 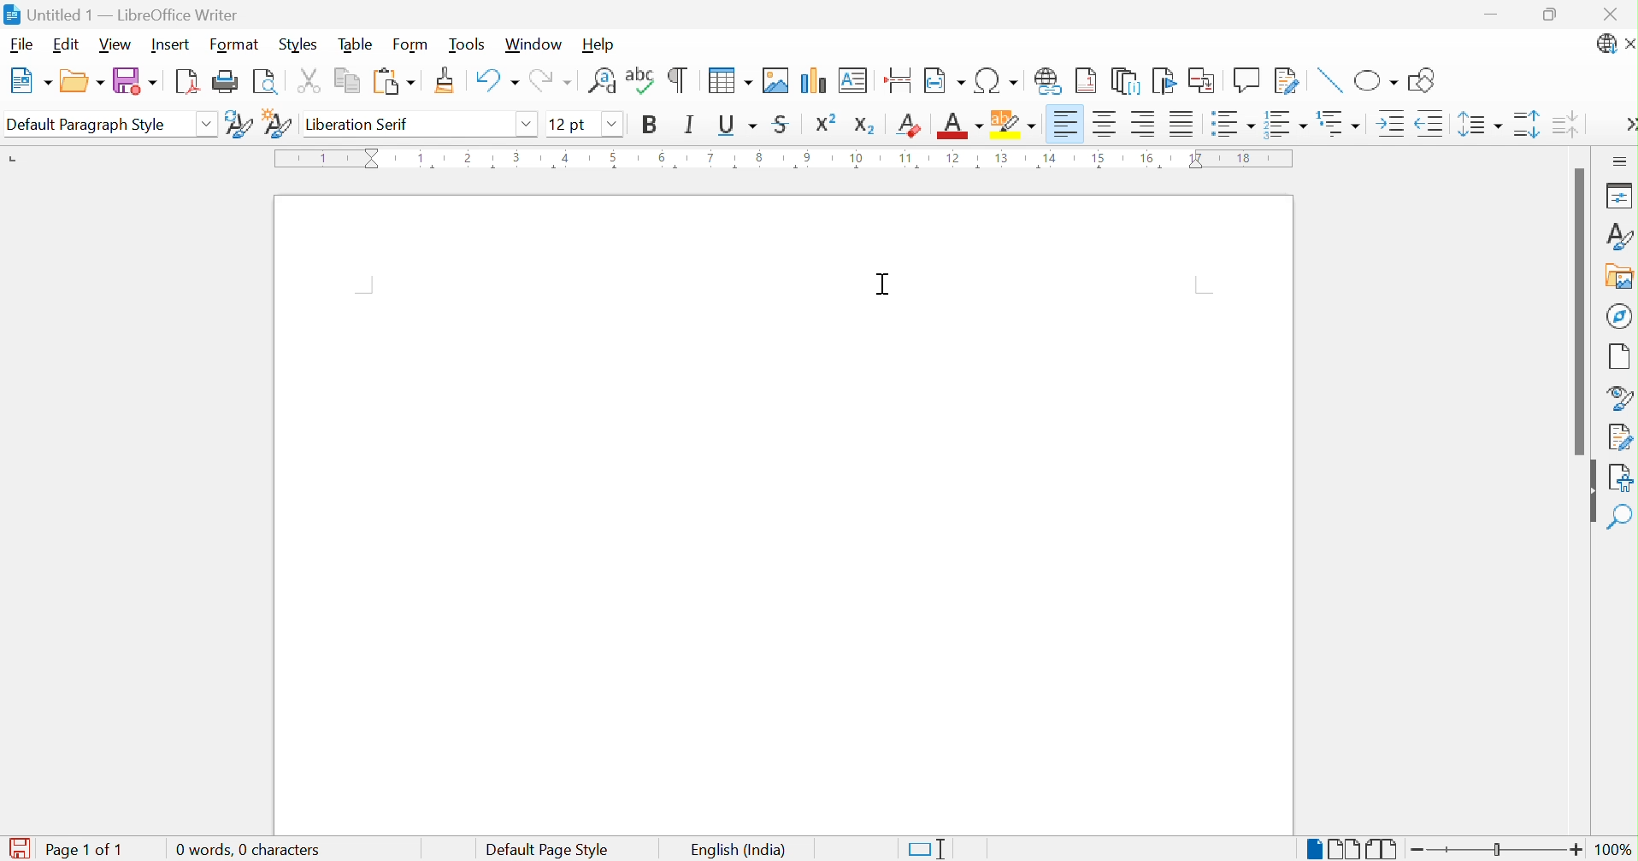 What do you see at coordinates (238, 125) in the screenshot?
I see `Update selected style` at bounding box center [238, 125].